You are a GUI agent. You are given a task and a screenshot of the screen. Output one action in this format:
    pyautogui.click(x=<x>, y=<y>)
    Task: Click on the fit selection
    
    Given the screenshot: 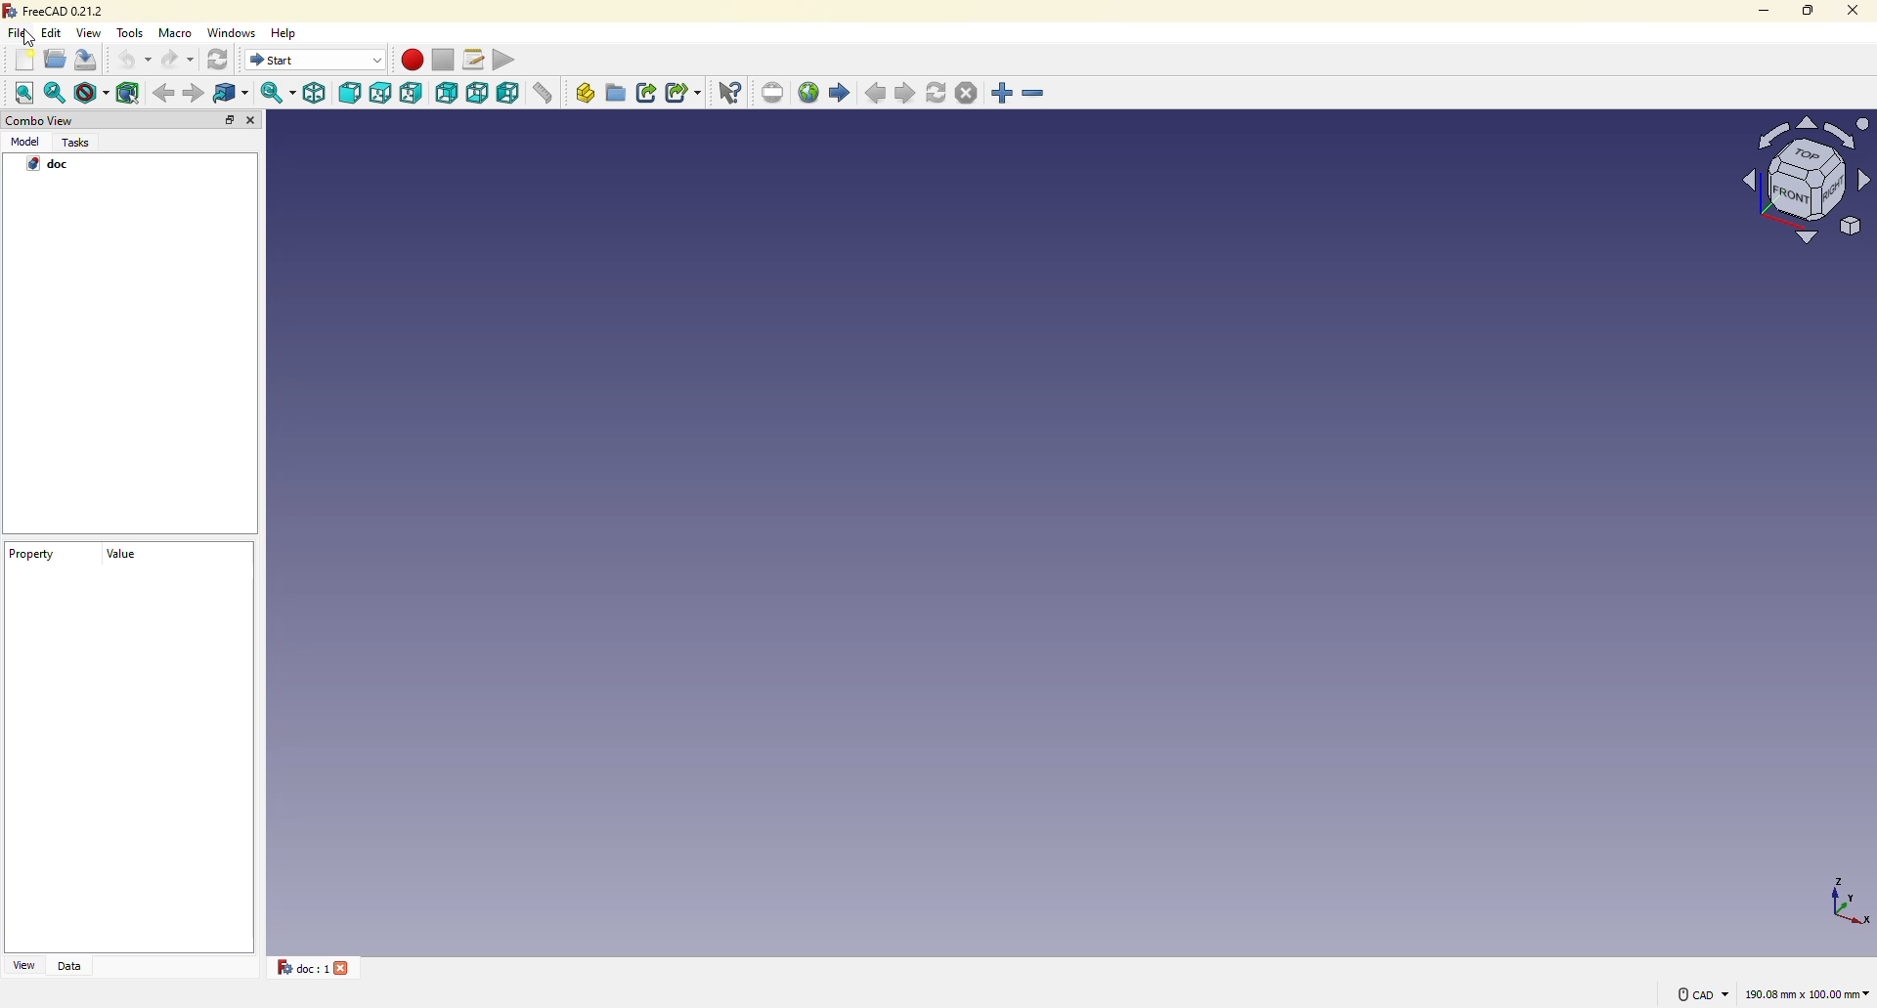 What is the action you would take?
    pyautogui.click(x=57, y=92)
    